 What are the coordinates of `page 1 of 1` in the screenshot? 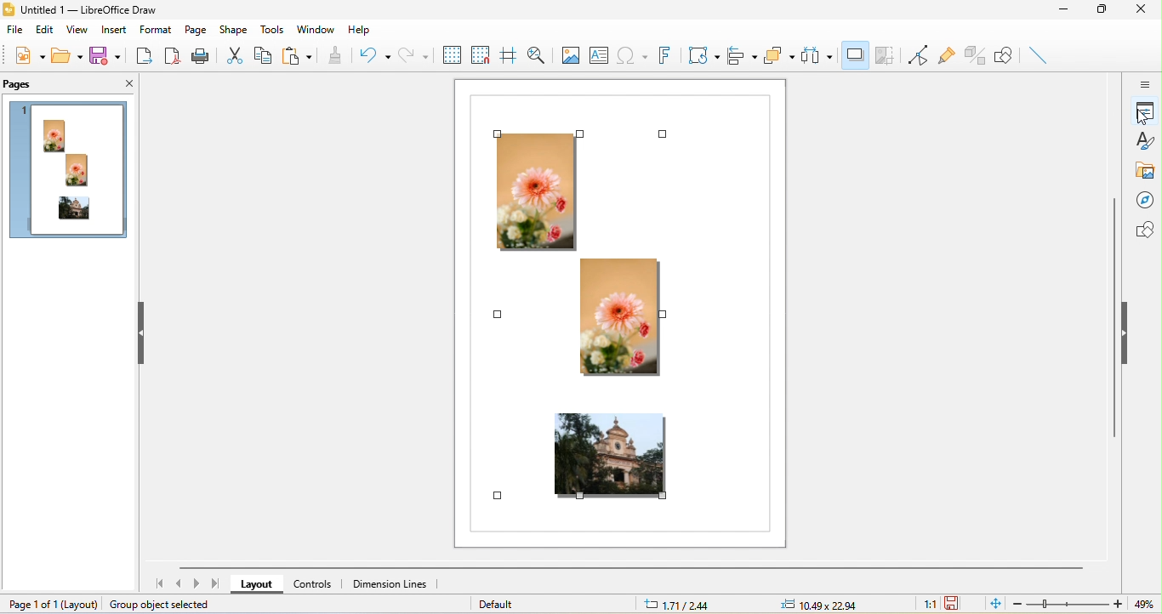 It's located at (45, 603).